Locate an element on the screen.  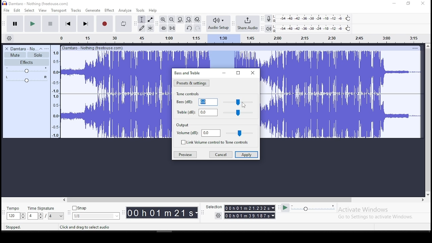
open menu is located at coordinates (47, 49).